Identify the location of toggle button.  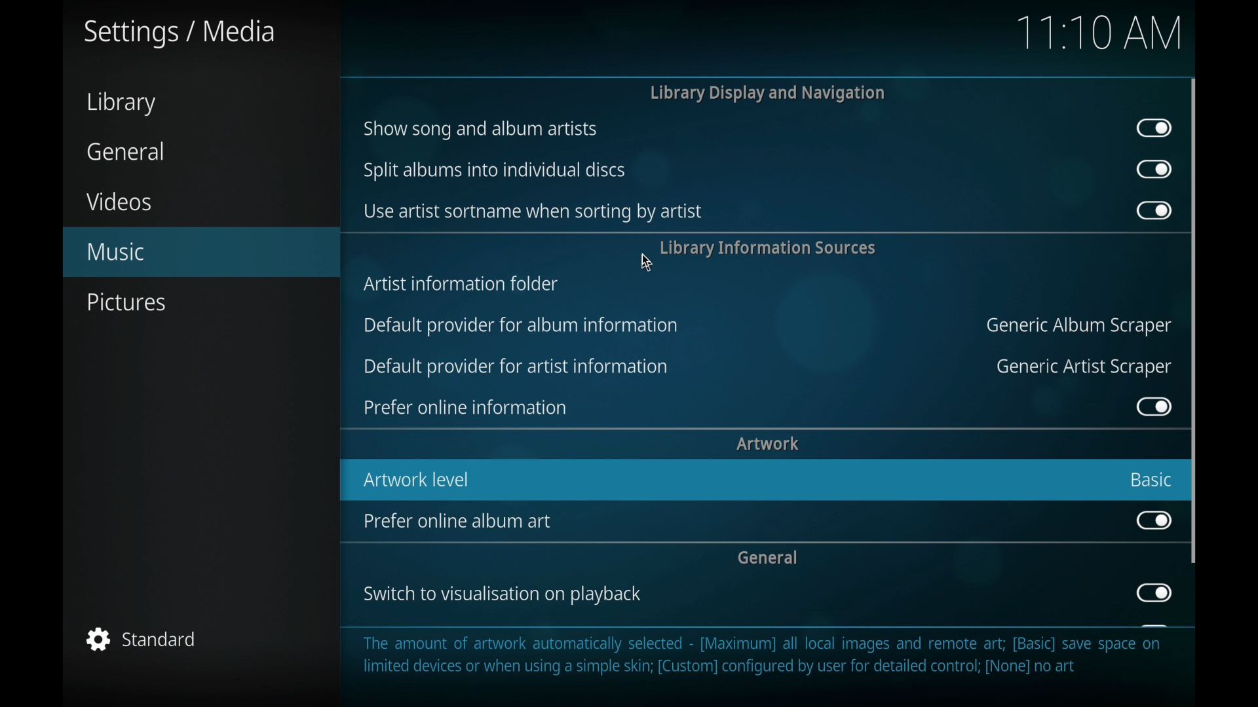
(1154, 128).